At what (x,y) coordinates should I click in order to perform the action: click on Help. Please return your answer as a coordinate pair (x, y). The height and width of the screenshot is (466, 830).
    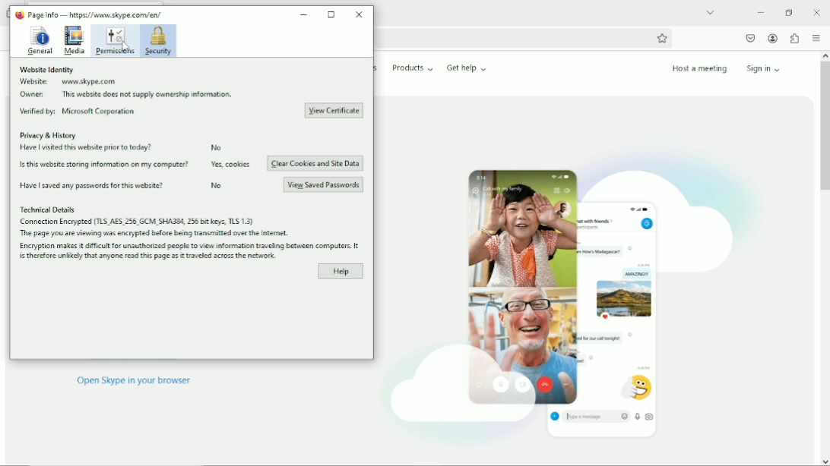
    Looking at the image, I should click on (341, 271).